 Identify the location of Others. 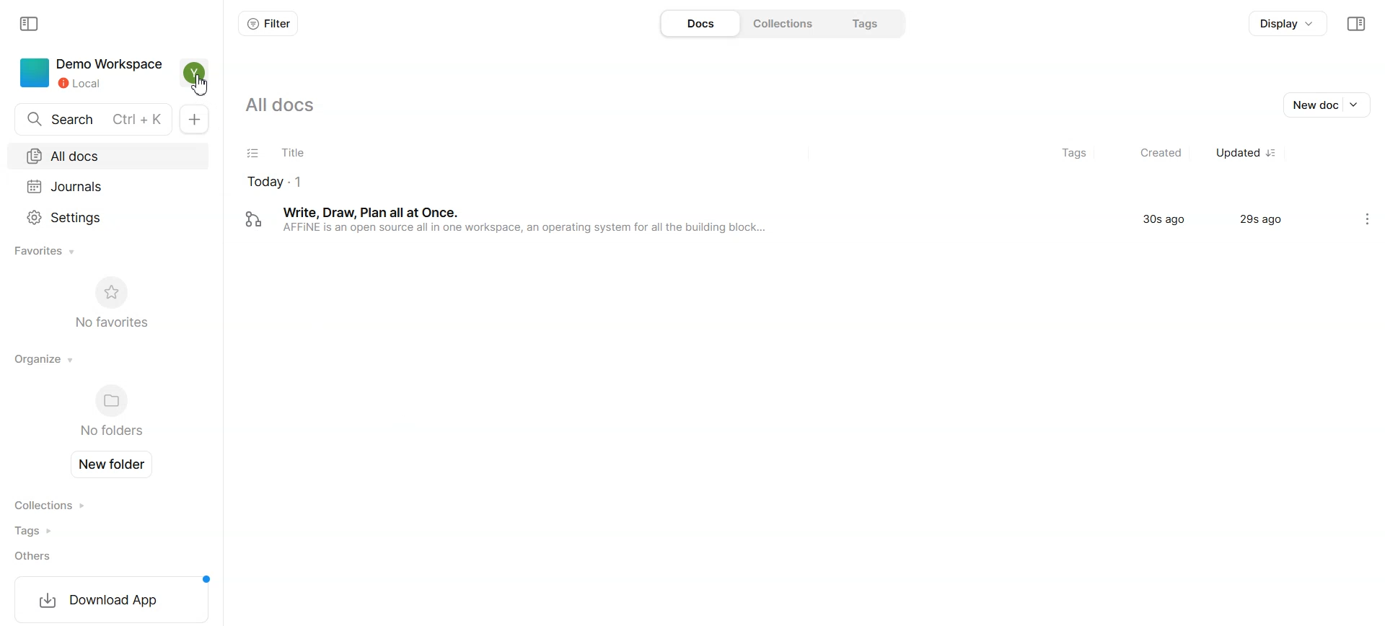
(56, 556).